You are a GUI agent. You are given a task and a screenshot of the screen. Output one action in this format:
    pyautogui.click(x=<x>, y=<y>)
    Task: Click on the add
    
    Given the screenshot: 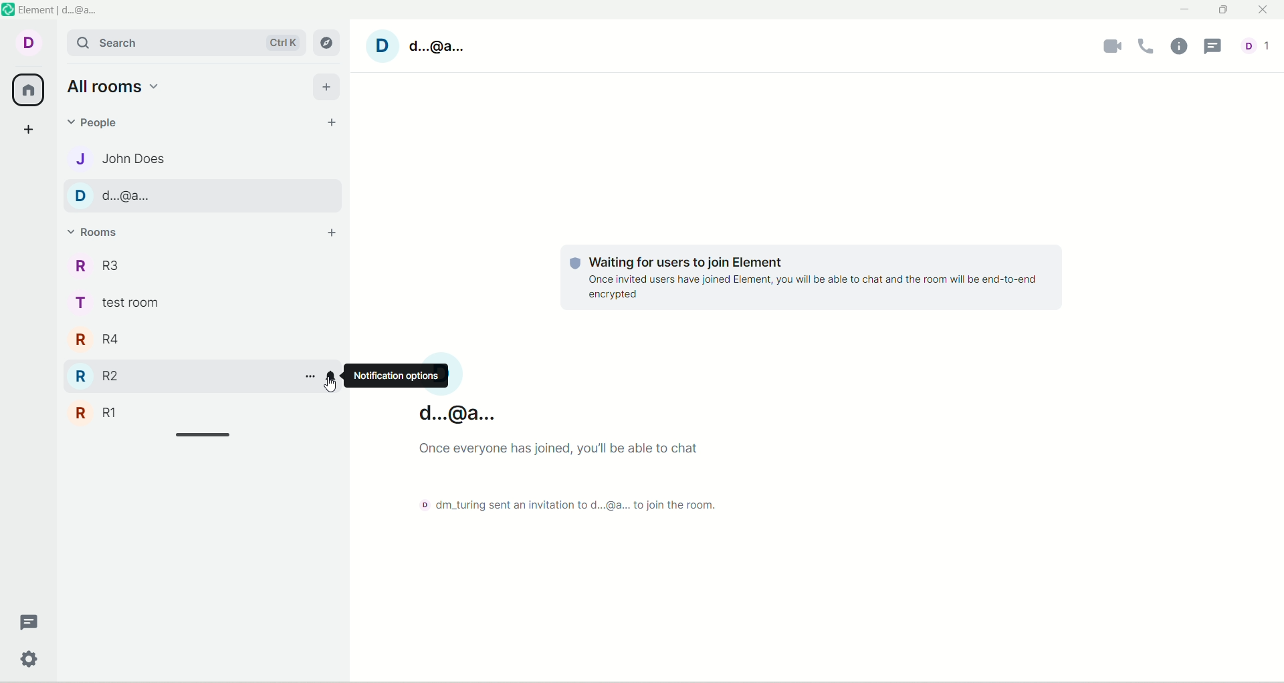 What is the action you would take?
    pyautogui.click(x=338, y=232)
    